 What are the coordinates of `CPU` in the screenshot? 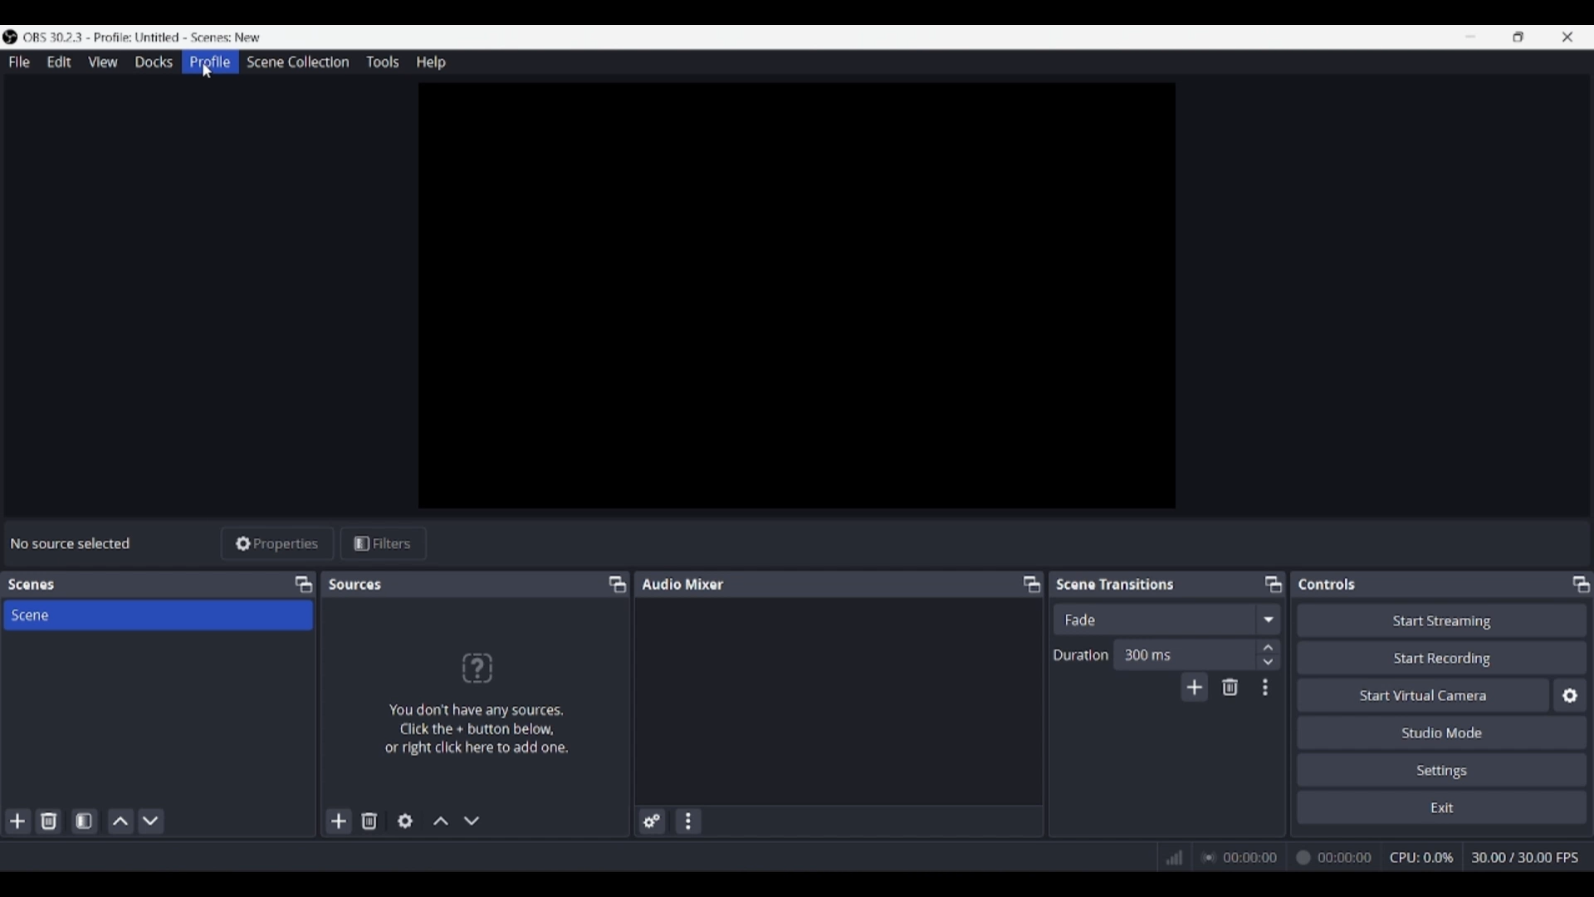 It's located at (1422, 857).